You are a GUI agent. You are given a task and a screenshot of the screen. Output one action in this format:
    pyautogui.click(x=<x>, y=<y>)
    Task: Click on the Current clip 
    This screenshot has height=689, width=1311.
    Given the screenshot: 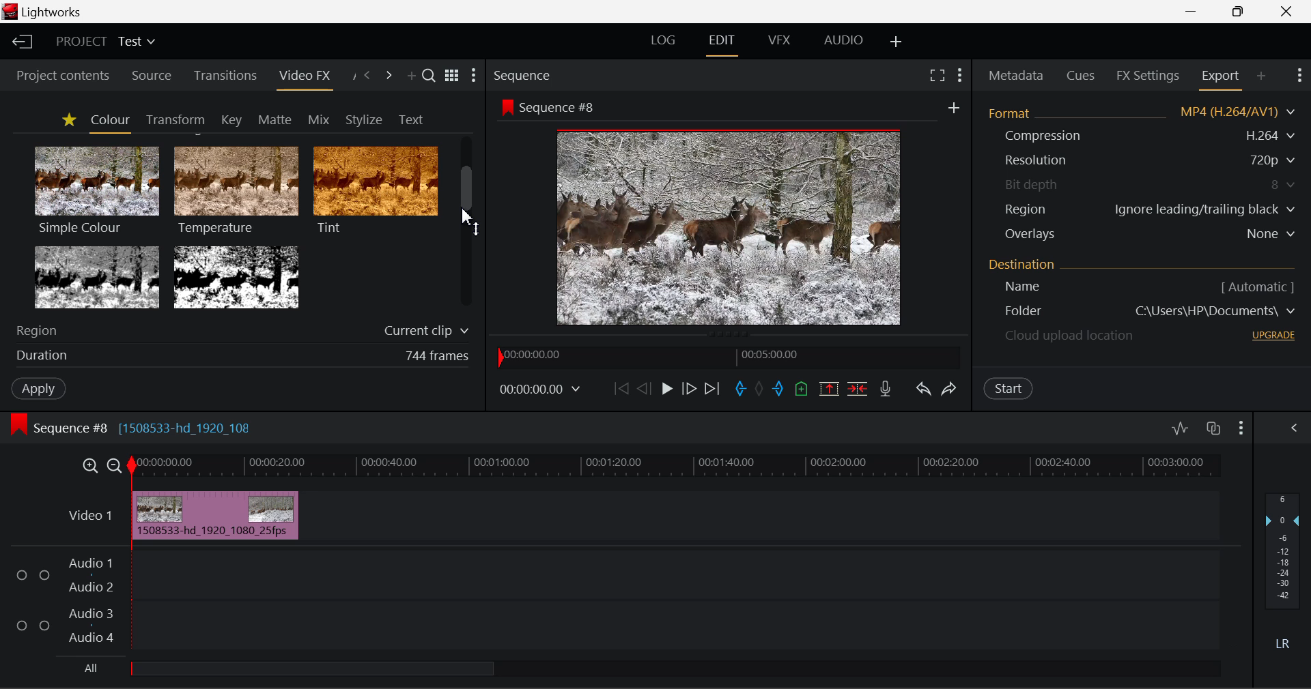 What is the action you would take?
    pyautogui.click(x=424, y=332)
    